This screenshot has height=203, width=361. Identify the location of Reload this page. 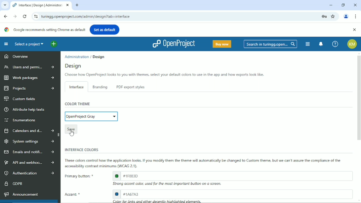
(24, 17).